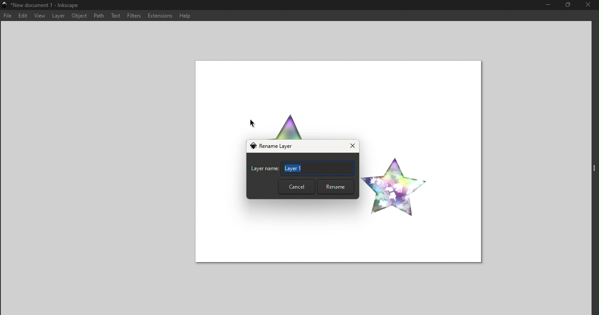 This screenshot has width=599, height=315. Describe the element at coordinates (590, 6) in the screenshot. I see `close` at that location.